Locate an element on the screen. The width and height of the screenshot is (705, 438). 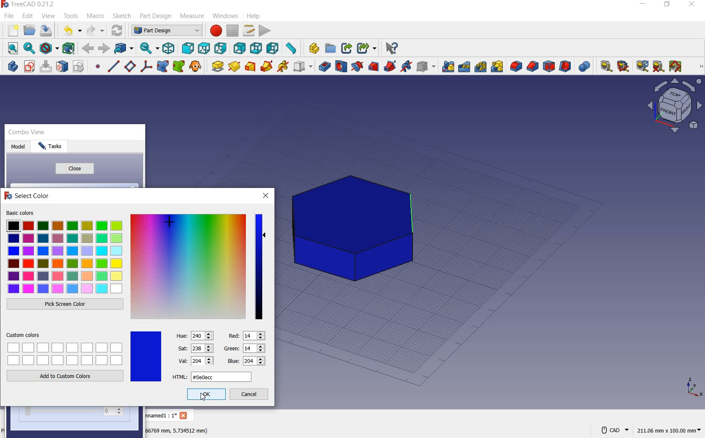
macro recording is located at coordinates (214, 31).